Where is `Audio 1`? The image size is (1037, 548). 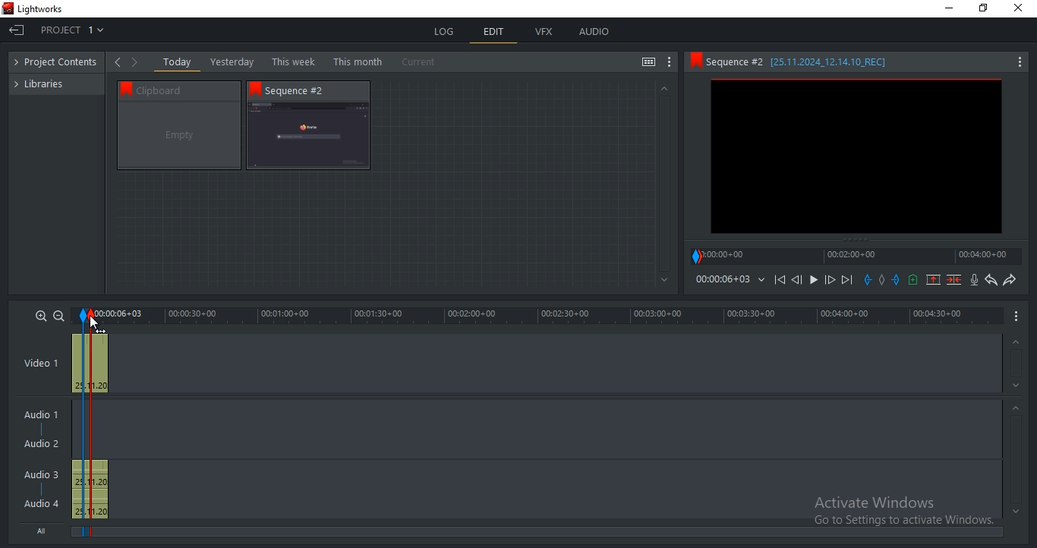
Audio 1 is located at coordinates (38, 416).